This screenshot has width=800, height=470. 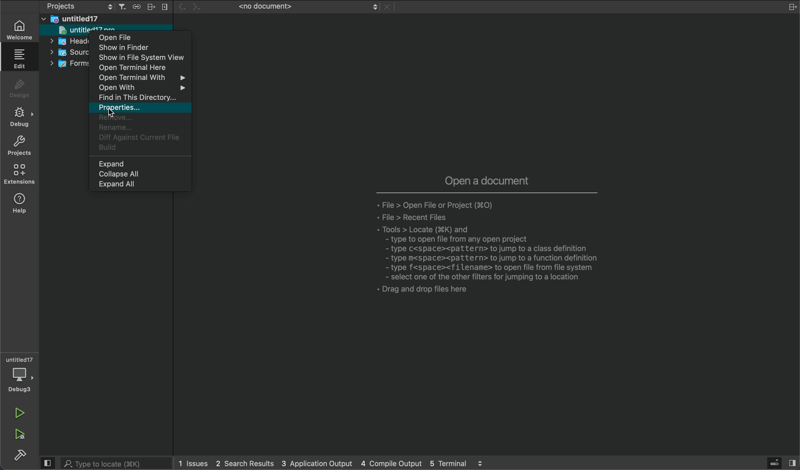 What do you see at coordinates (137, 174) in the screenshot?
I see `collapse all` at bounding box center [137, 174].